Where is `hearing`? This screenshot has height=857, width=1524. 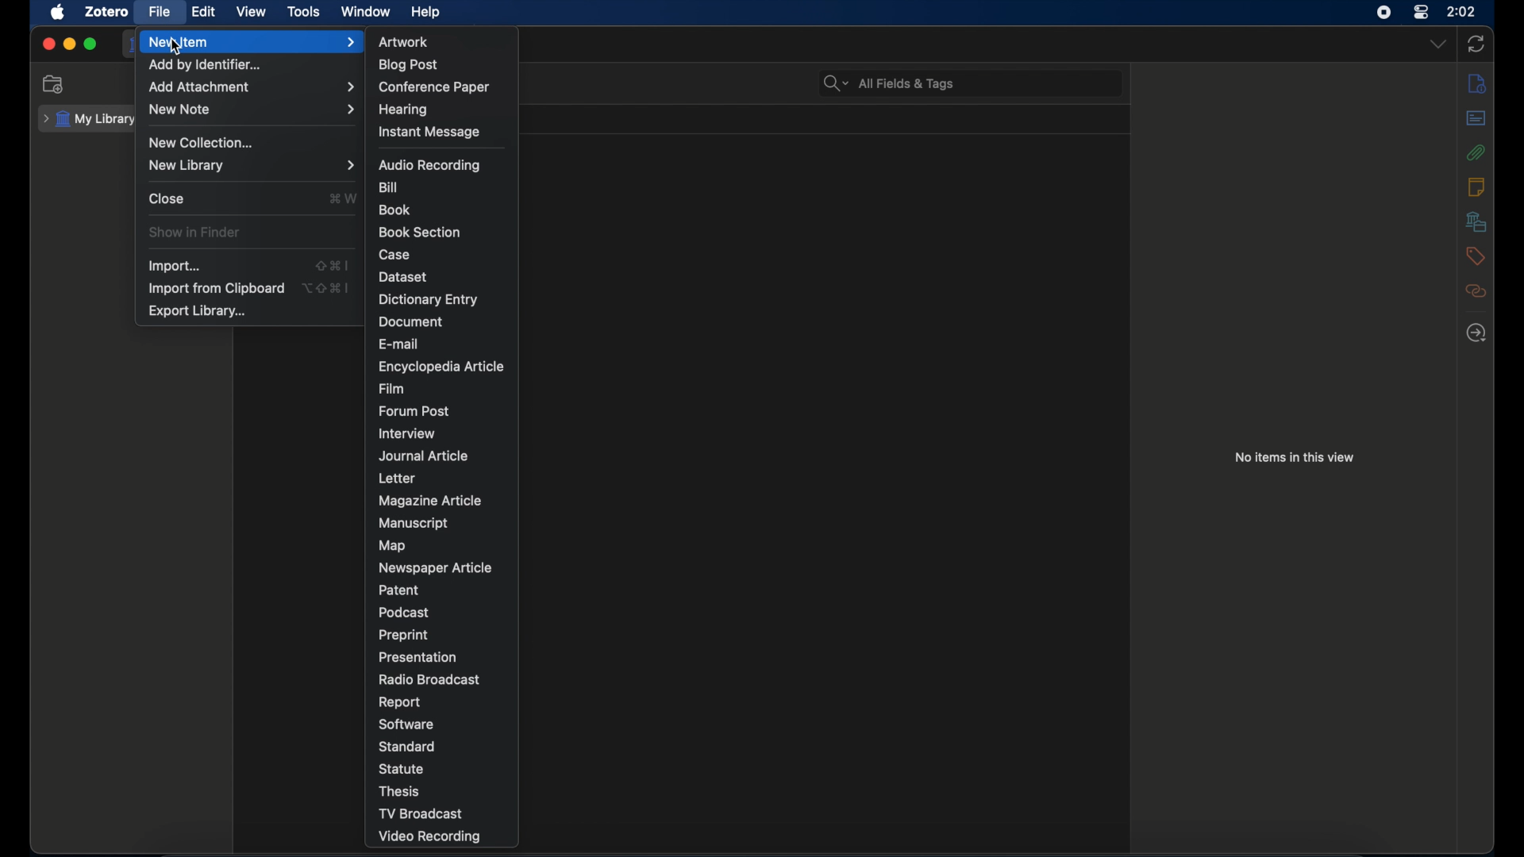
hearing is located at coordinates (402, 110).